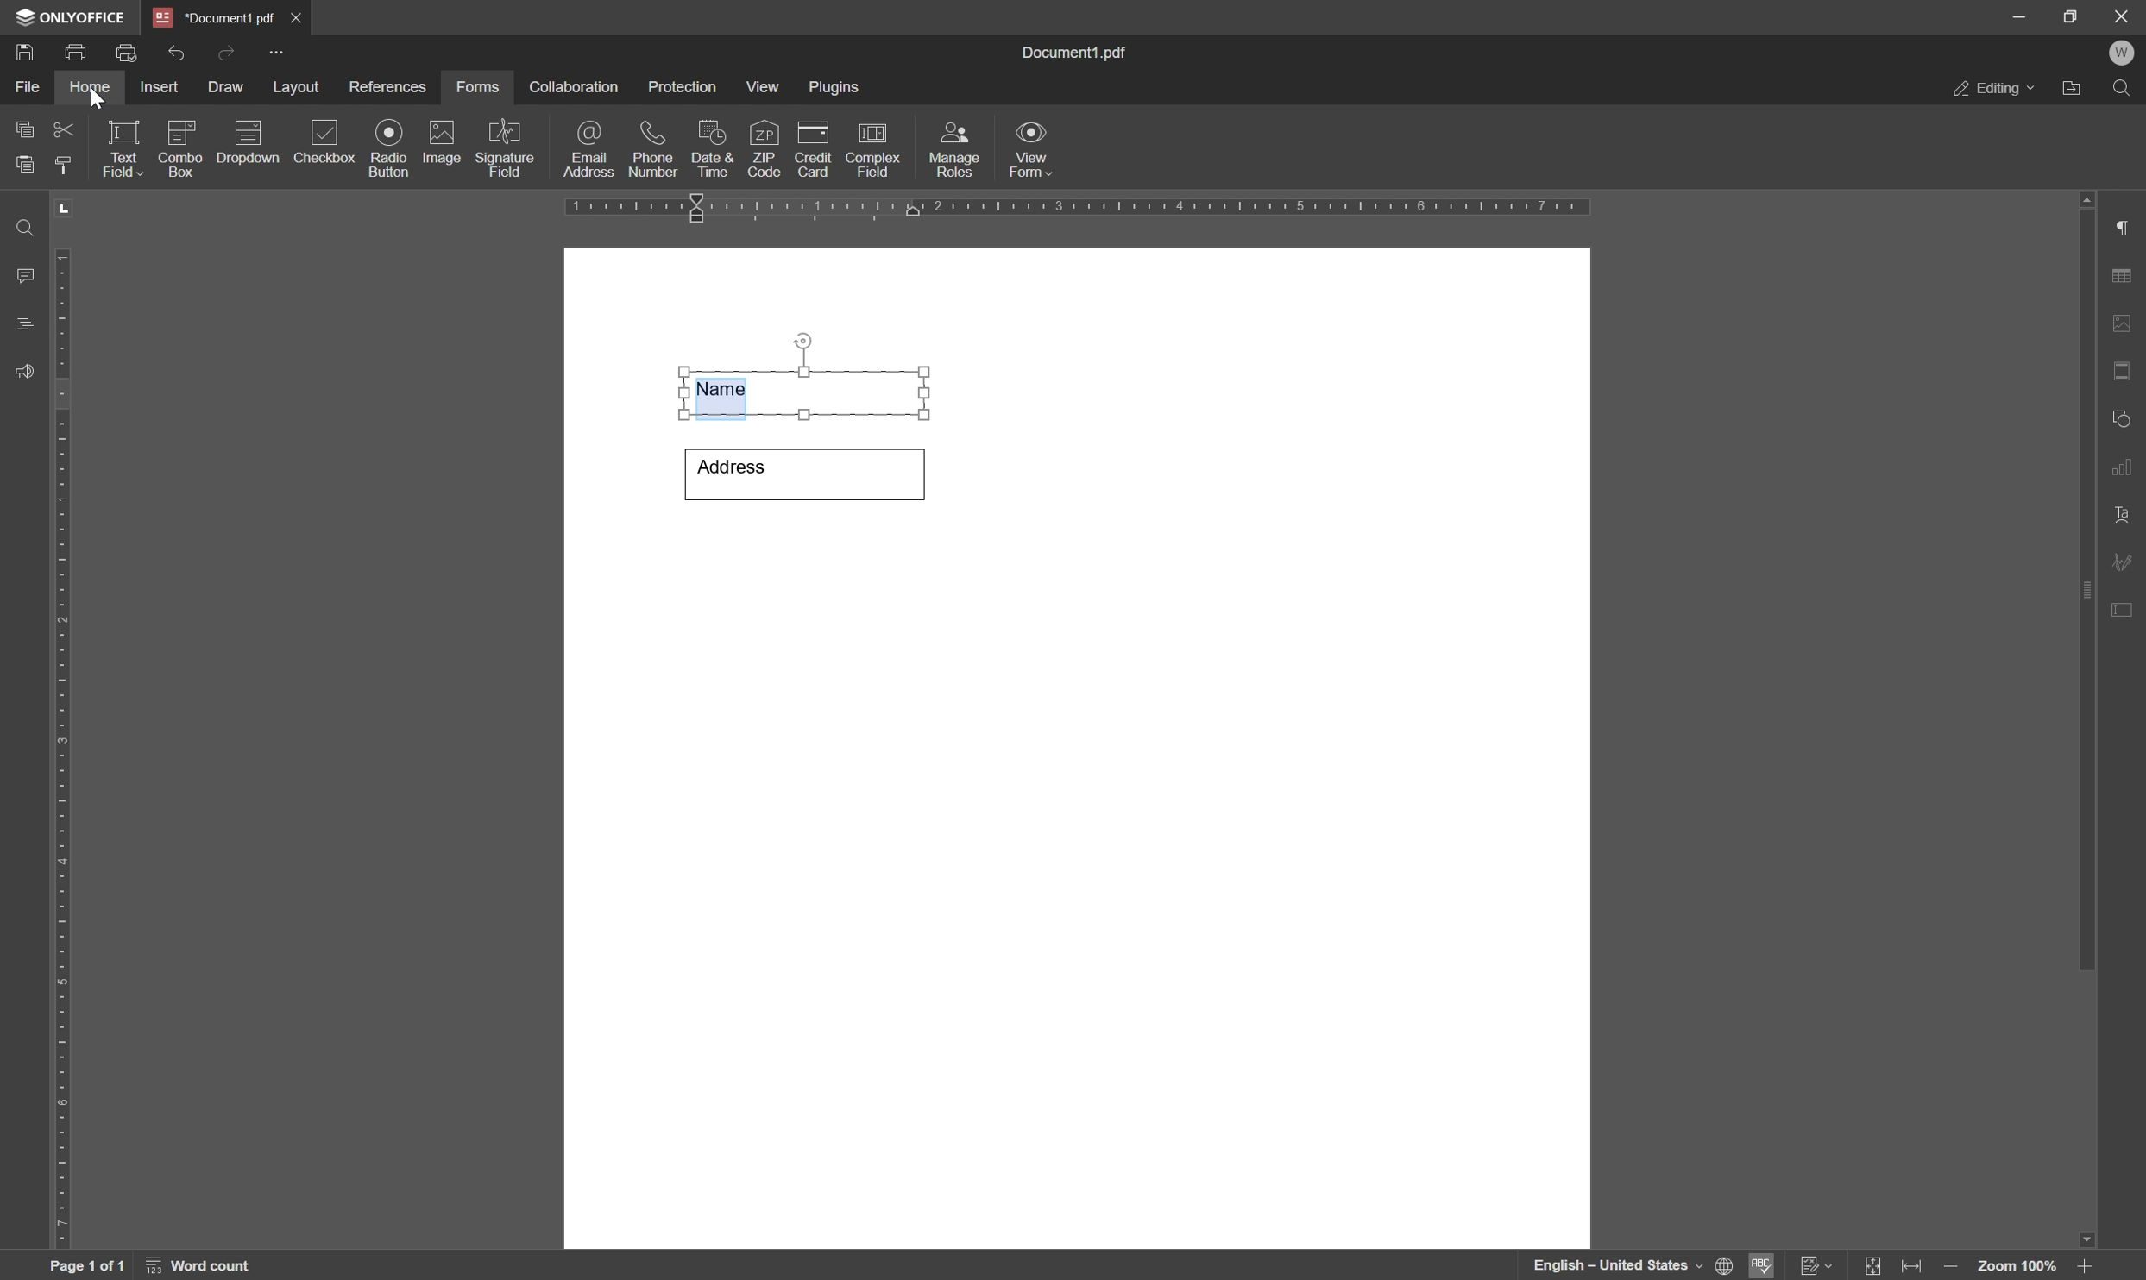 Image resolution: width=2146 pixels, height=1280 pixels. What do you see at coordinates (251, 144) in the screenshot?
I see `description` at bounding box center [251, 144].